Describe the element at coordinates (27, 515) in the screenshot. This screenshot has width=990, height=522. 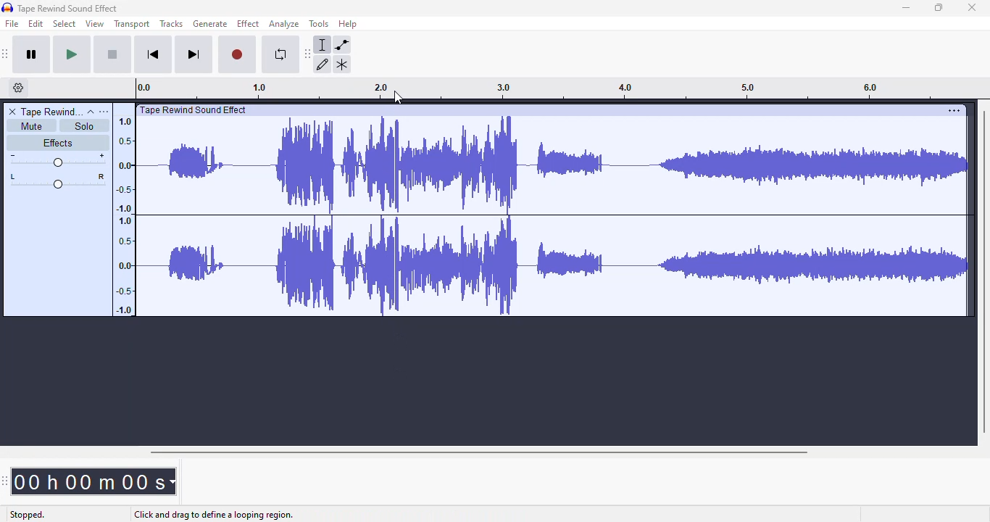
I see `stopped` at that location.